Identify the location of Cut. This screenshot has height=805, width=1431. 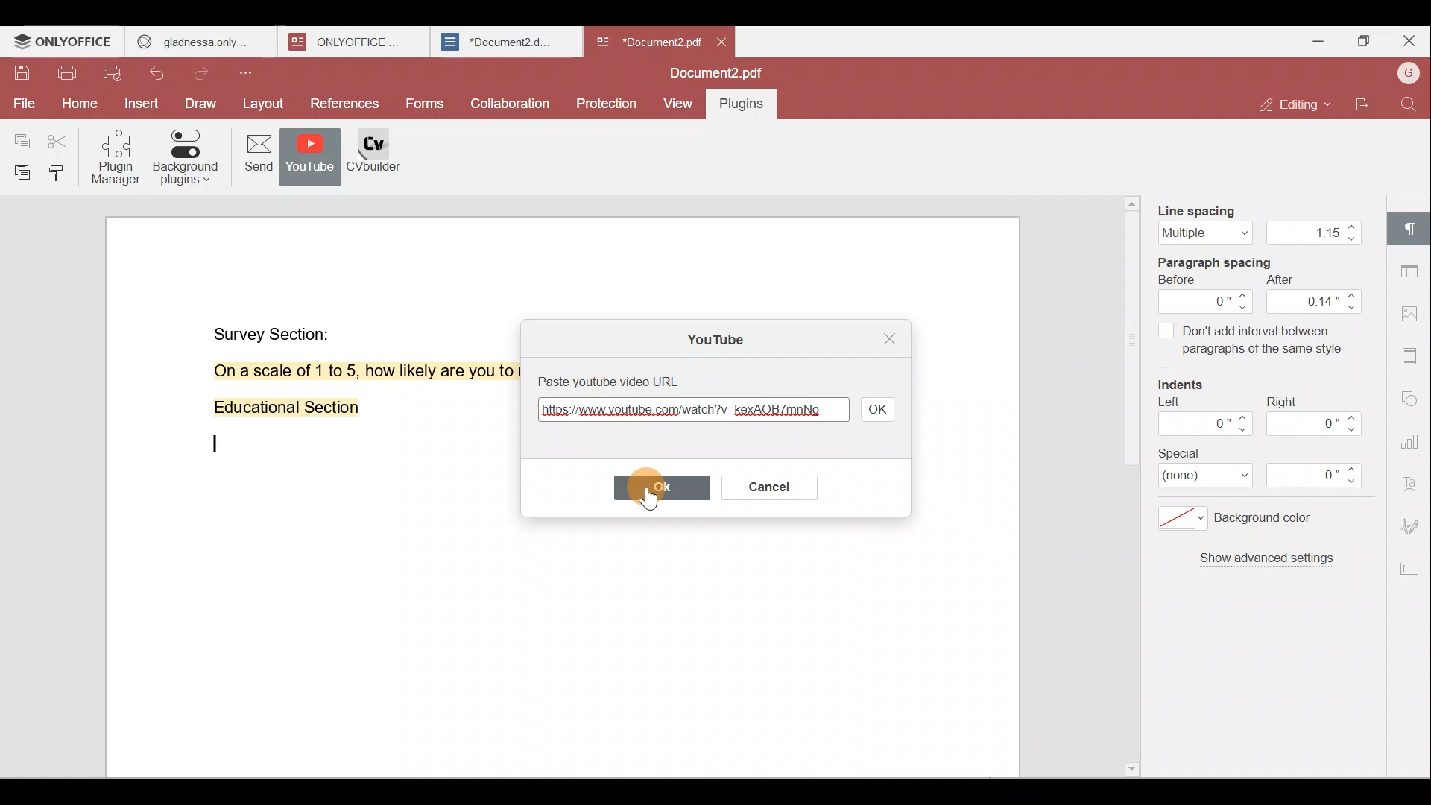
(63, 137).